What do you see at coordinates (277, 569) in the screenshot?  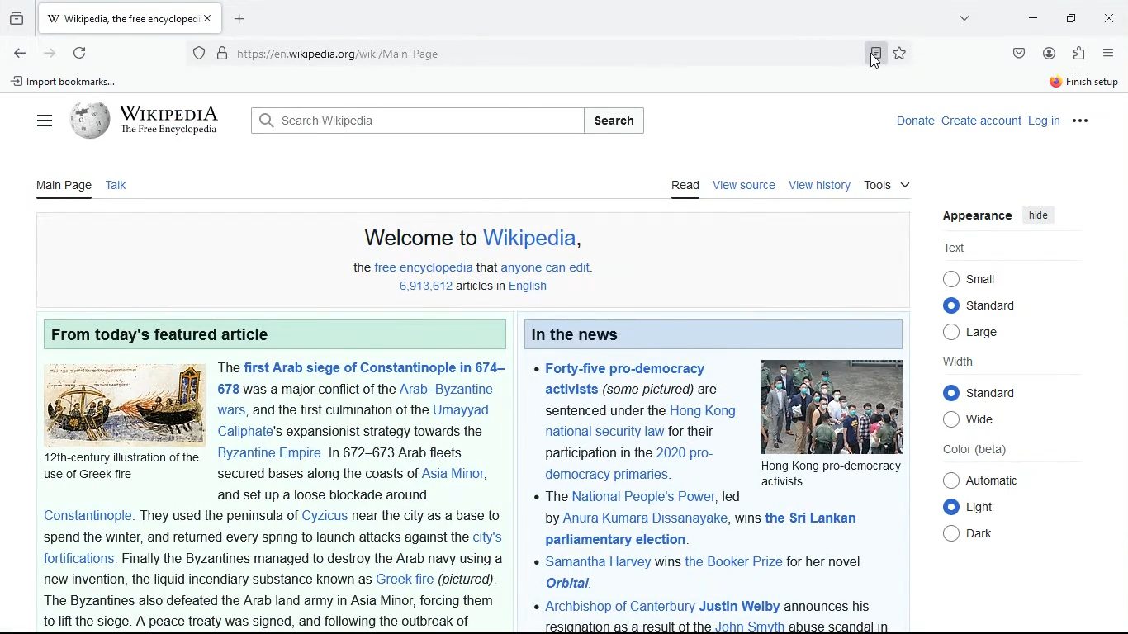 I see `text` at bounding box center [277, 569].